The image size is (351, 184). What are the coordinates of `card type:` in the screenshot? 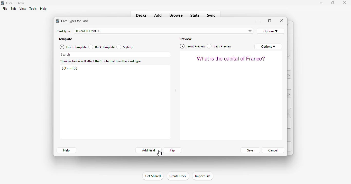 It's located at (64, 31).